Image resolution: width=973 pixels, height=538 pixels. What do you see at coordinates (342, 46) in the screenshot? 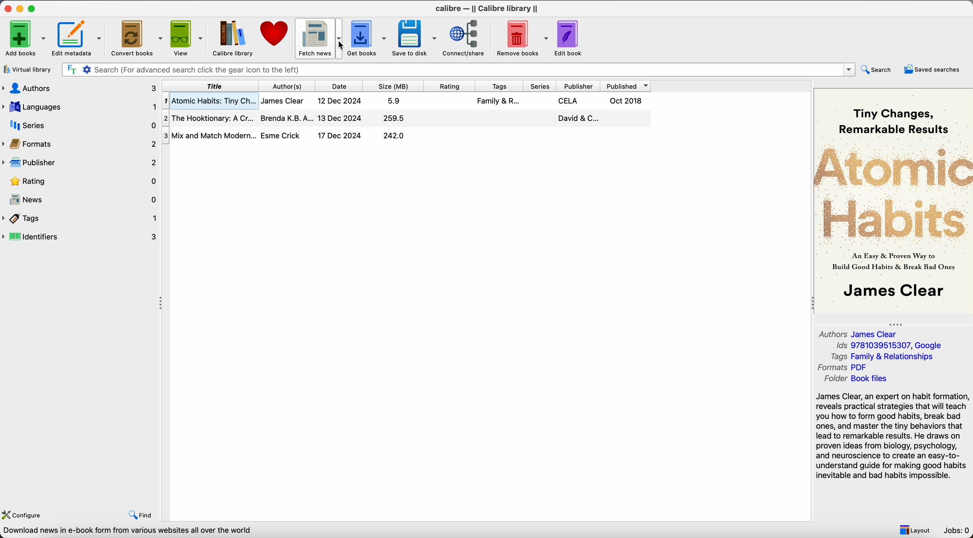
I see `cursor` at bounding box center [342, 46].